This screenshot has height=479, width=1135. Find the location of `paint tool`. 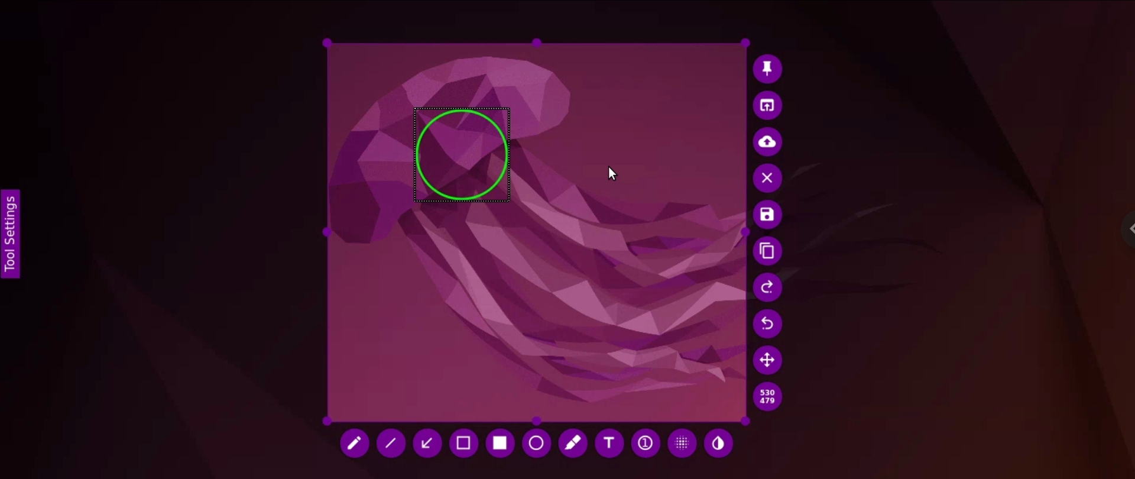

paint tool is located at coordinates (720, 442).